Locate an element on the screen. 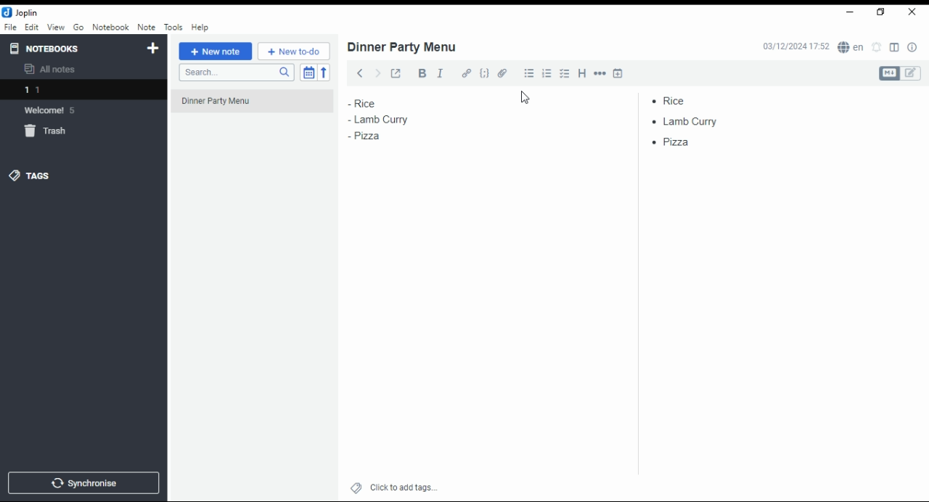 This screenshot has width=929, height=502. notes properties is located at coordinates (913, 47).